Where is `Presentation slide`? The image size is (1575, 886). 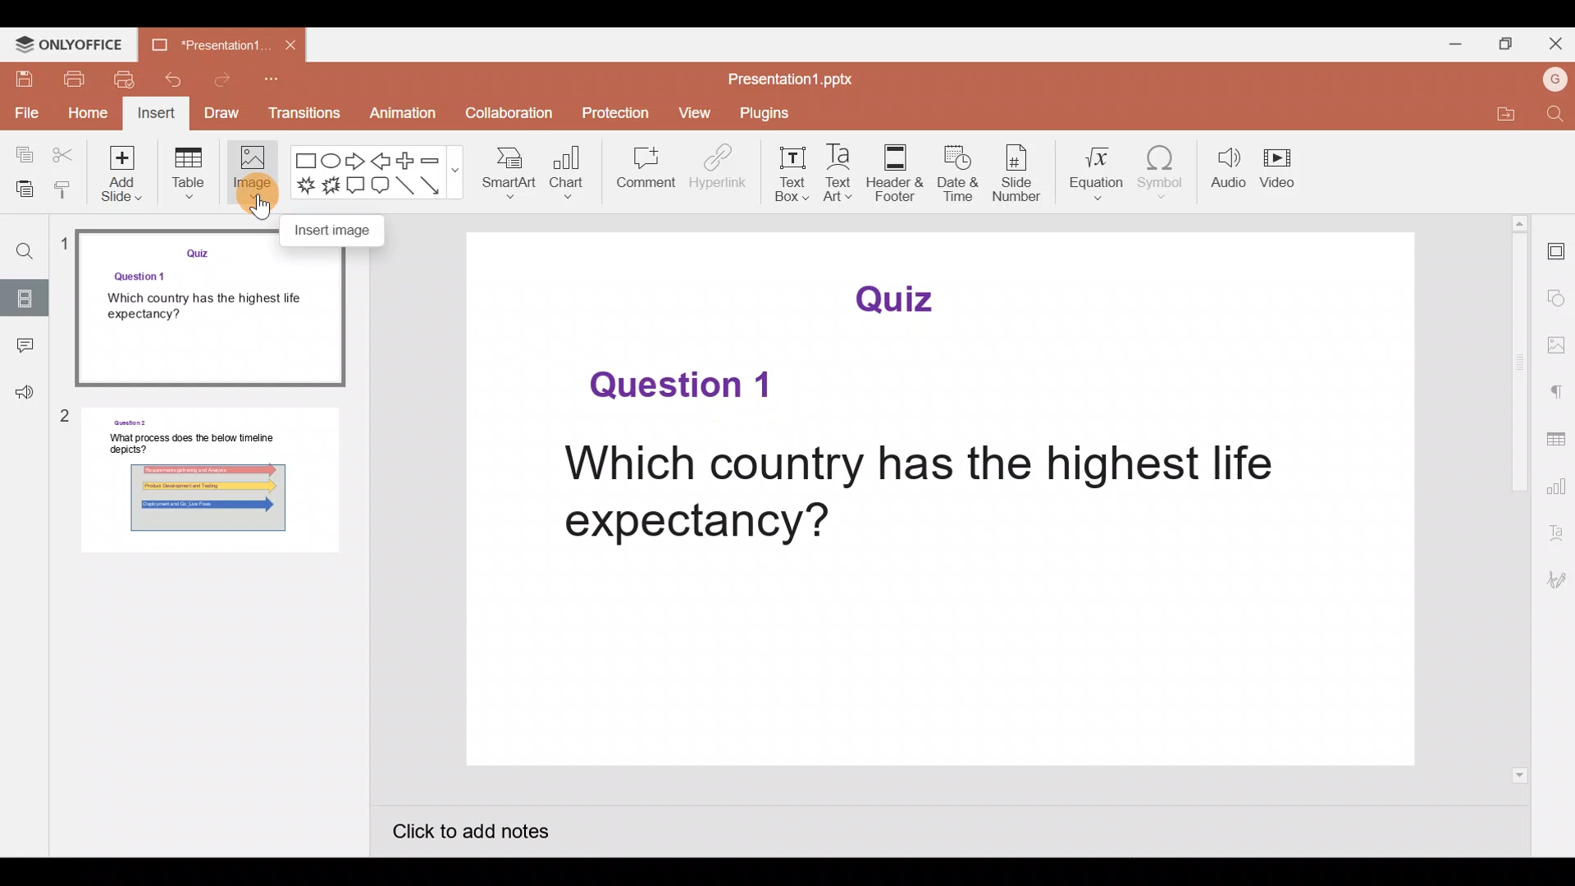
Presentation slide is located at coordinates (940, 669).